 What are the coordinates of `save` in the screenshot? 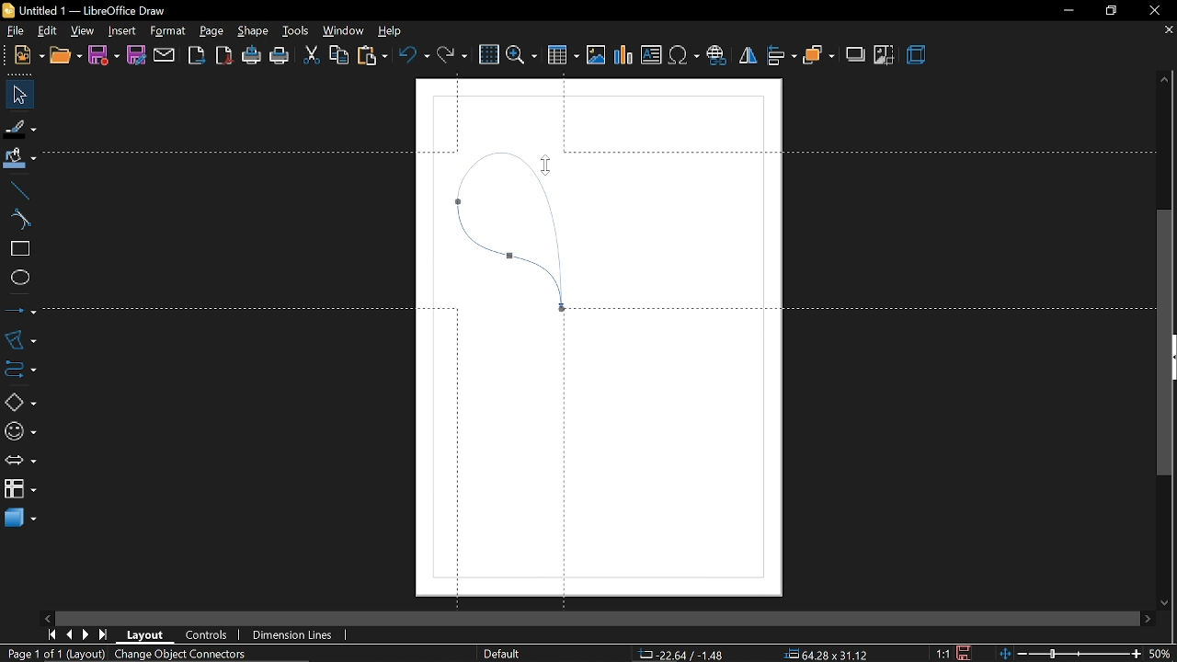 It's located at (104, 56).